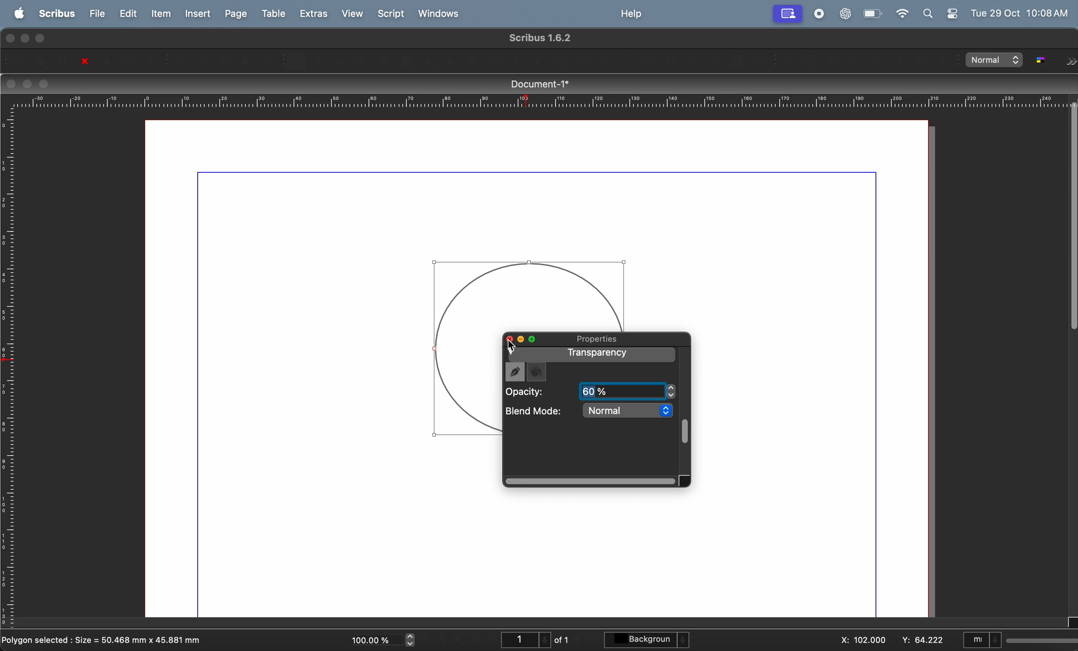 The height and width of the screenshot is (651, 1078). What do you see at coordinates (1019, 637) in the screenshot?
I see `select current unit` at bounding box center [1019, 637].